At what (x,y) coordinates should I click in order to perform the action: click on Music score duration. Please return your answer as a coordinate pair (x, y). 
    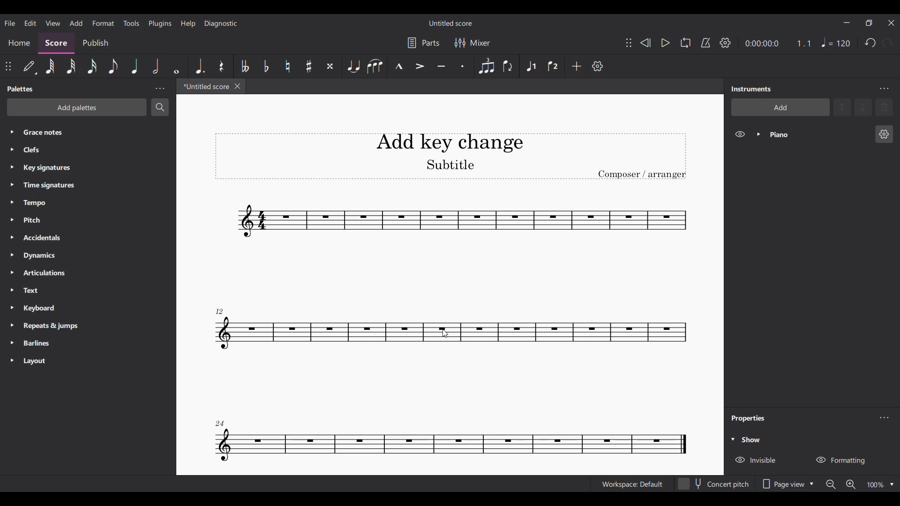
    Looking at the image, I should click on (779, 43).